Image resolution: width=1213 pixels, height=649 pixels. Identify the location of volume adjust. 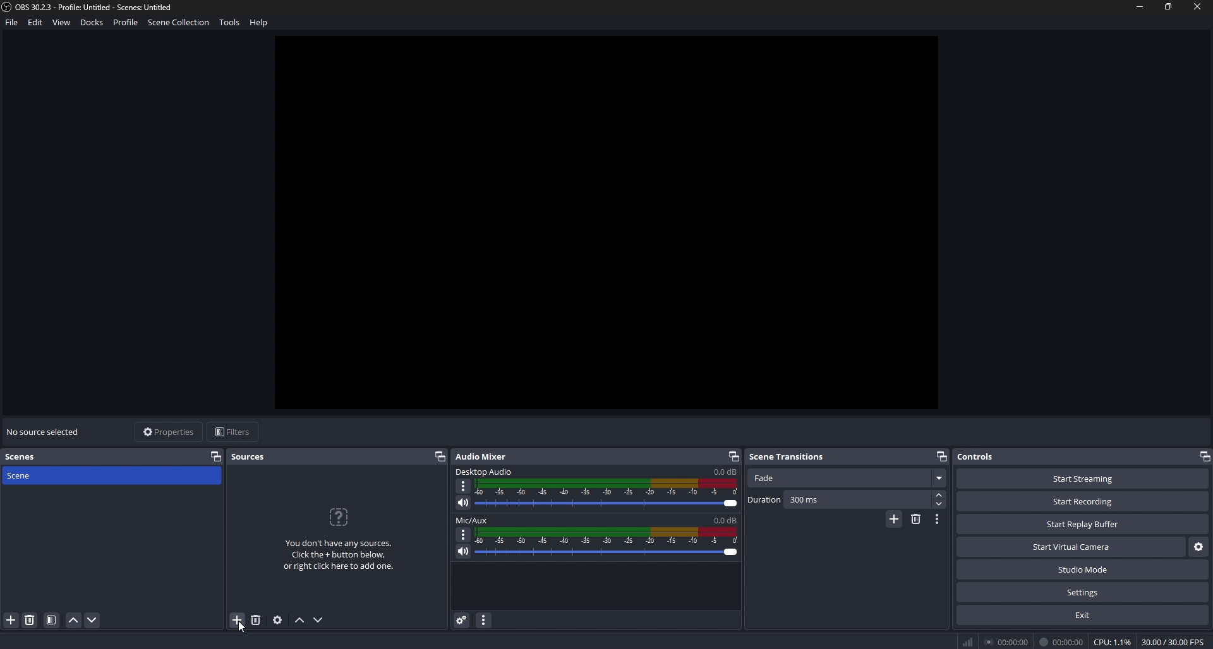
(609, 492).